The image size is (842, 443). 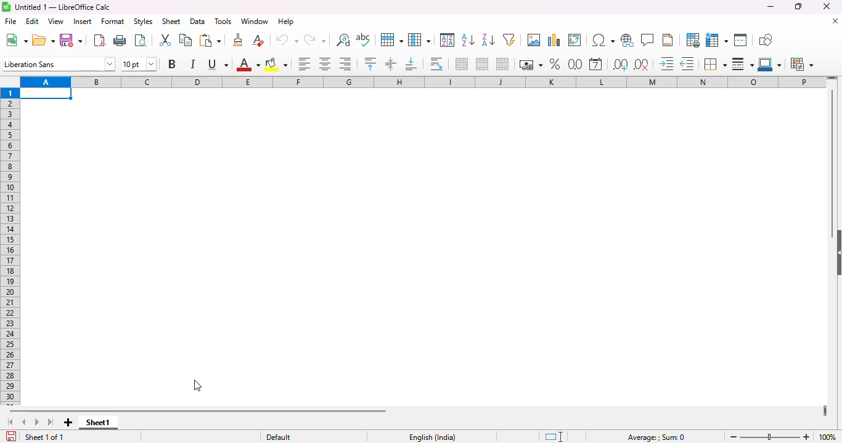 What do you see at coordinates (315, 40) in the screenshot?
I see `redo` at bounding box center [315, 40].